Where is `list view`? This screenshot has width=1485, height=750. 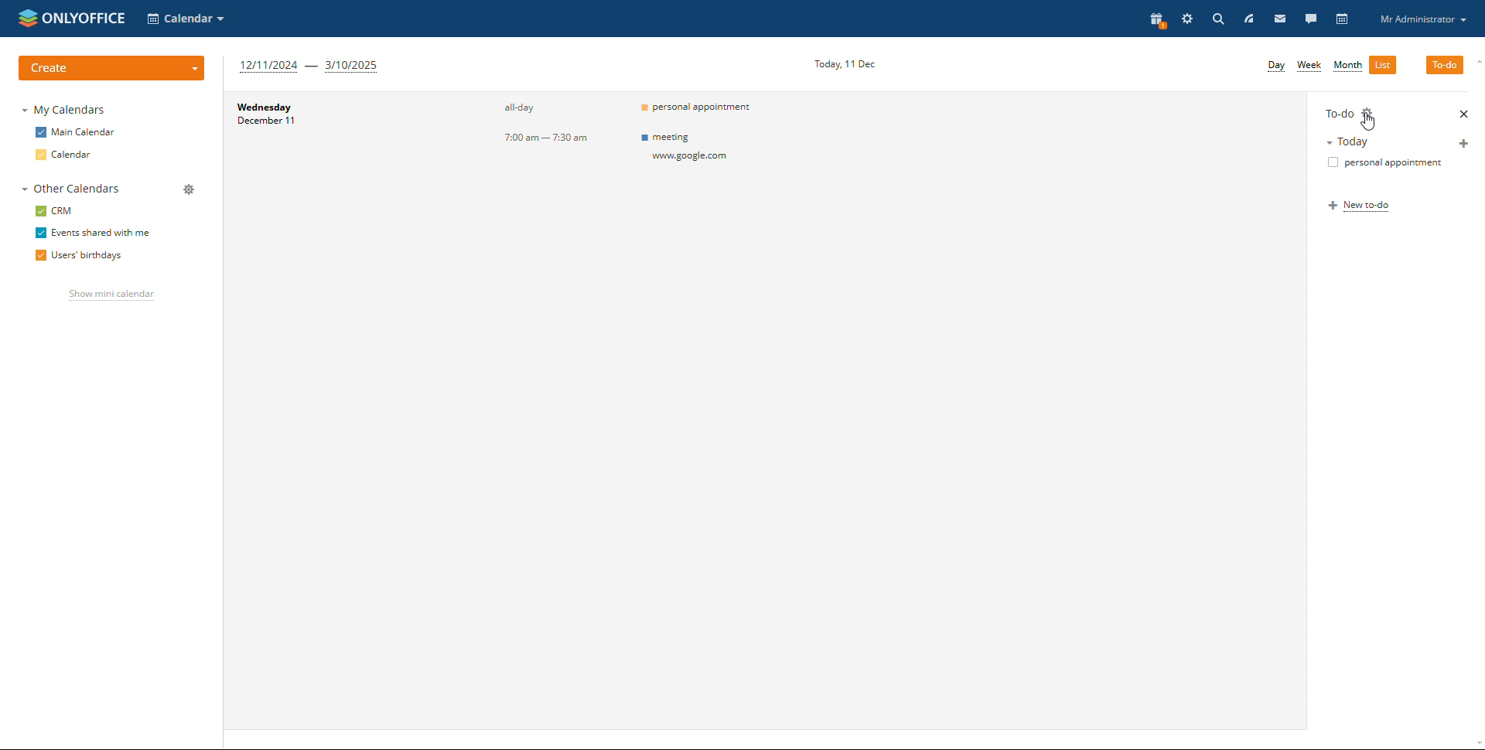 list view is located at coordinates (1383, 65).